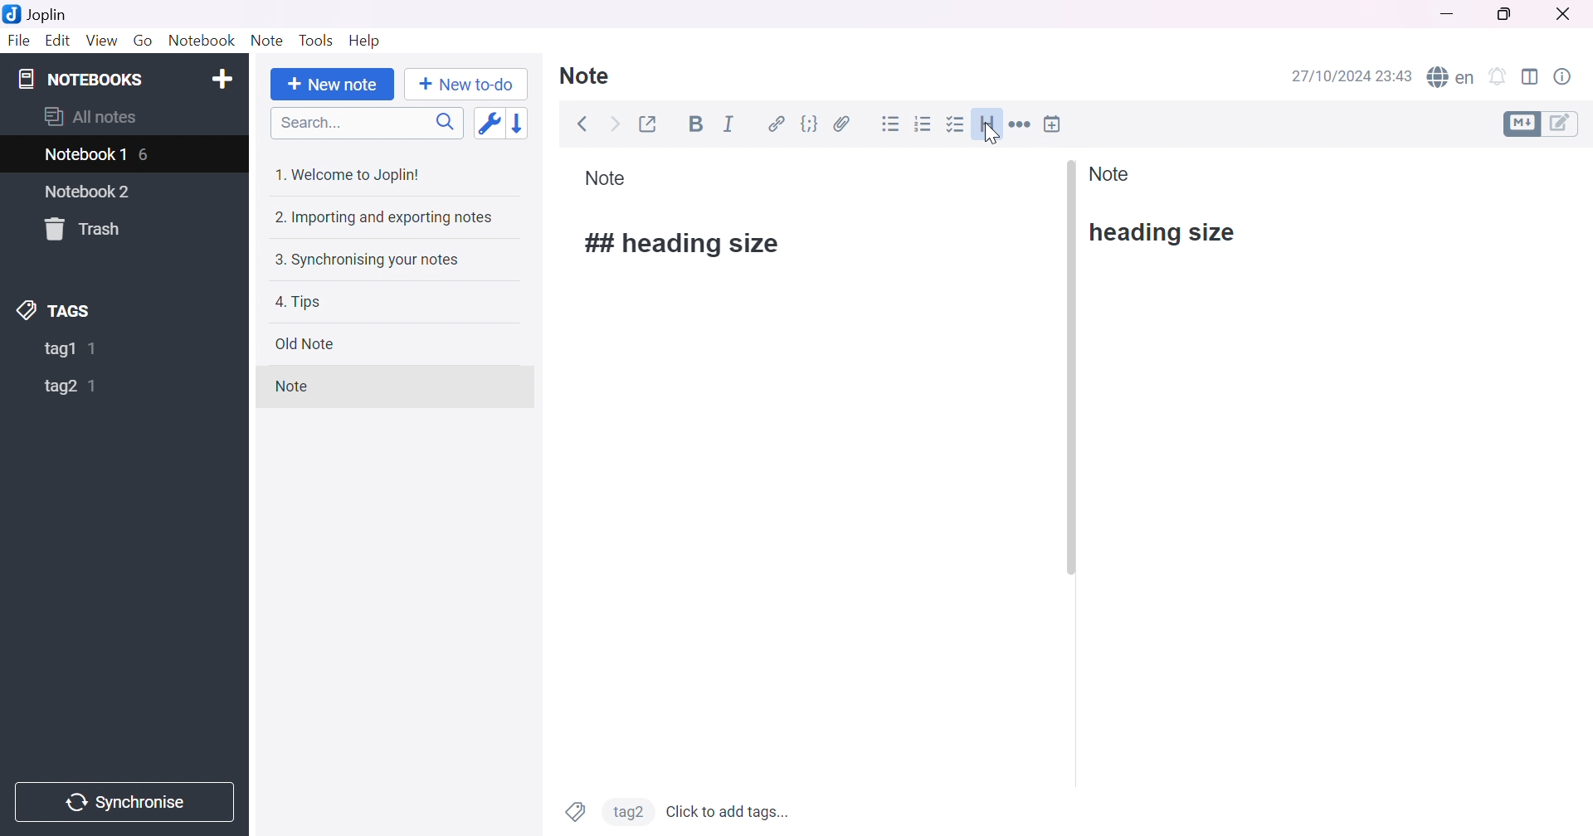  What do you see at coordinates (90, 115) in the screenshot?
I see `All notes` at bounding box center [90, 115].